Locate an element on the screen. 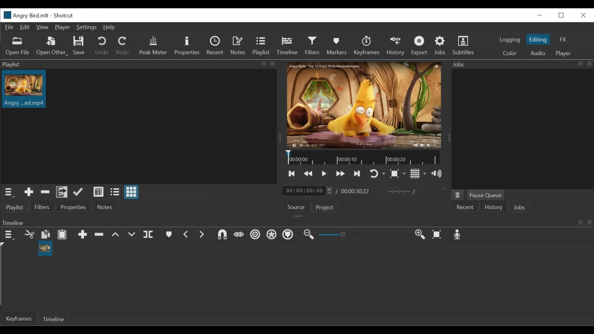 This screenshot has height=334, width=594. Paste is located at coordinates (62, 235).